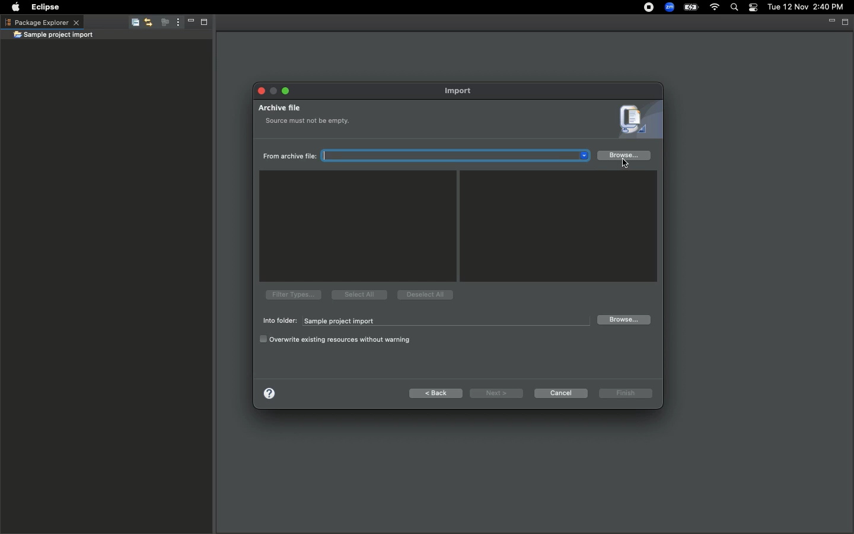 The width and height of the screenshot is (854, 534). Describe the element at coordinates (304, 117) in the screenshot. I see `Archive file source must not be empty` at that location.